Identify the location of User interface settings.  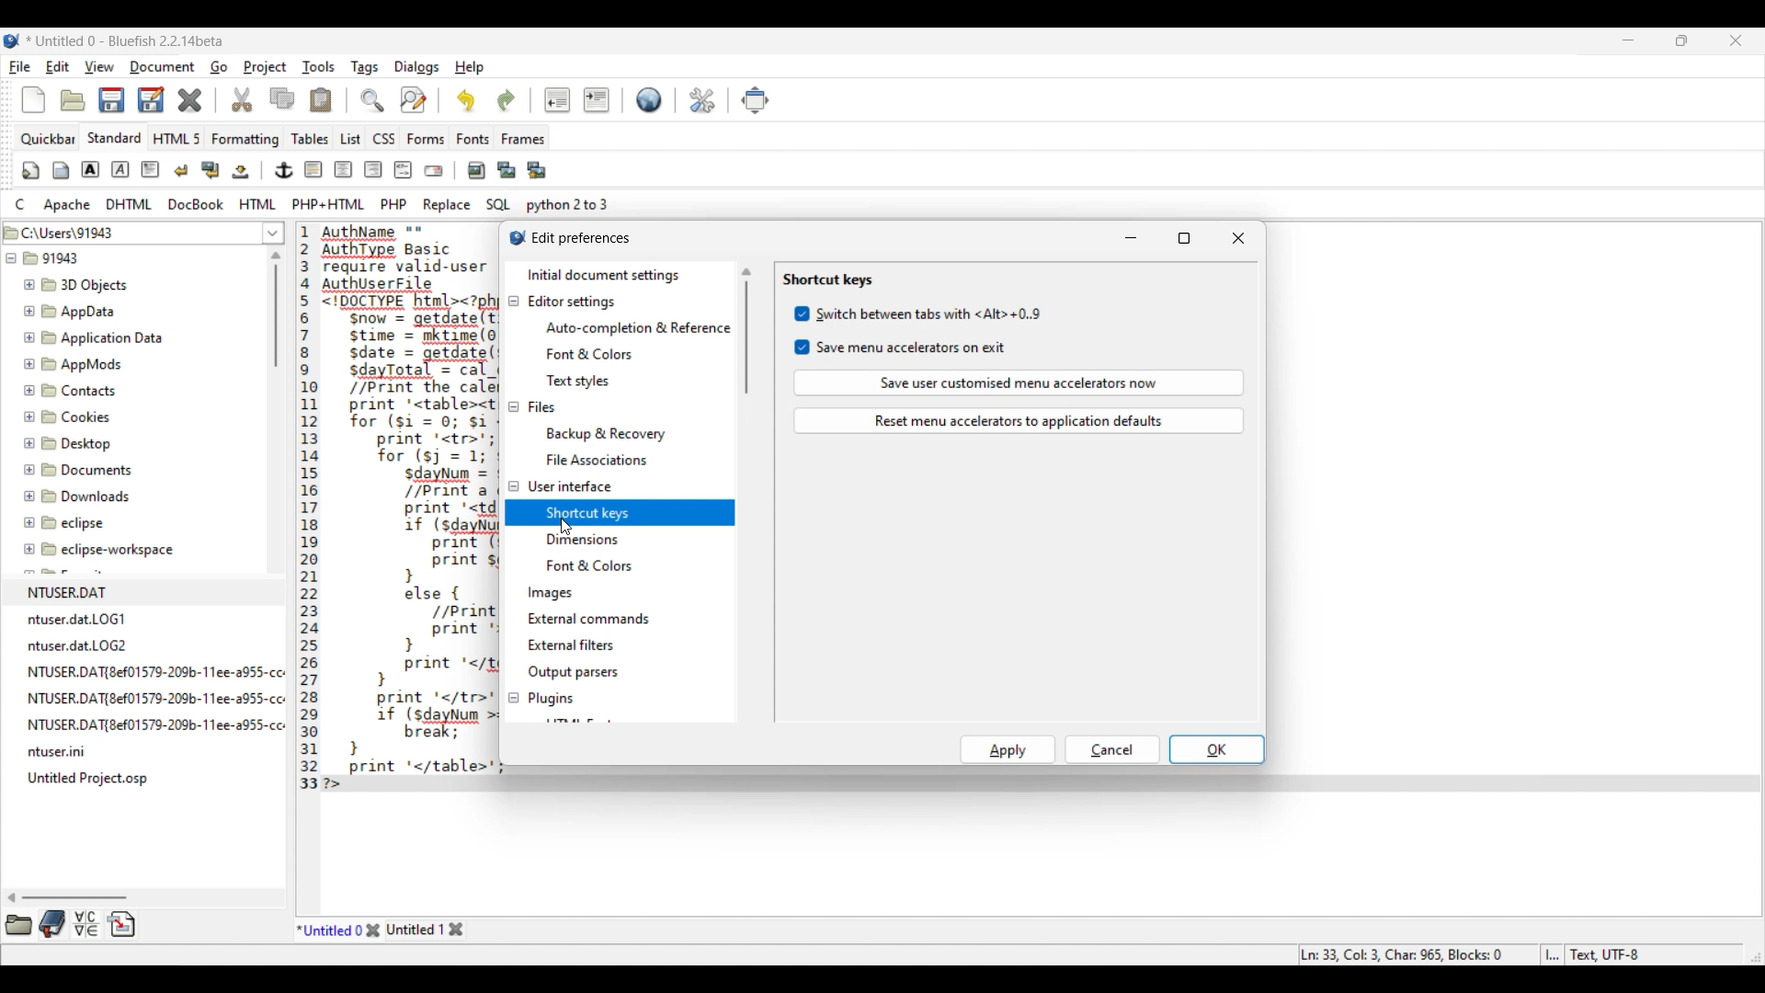
(569, 485).